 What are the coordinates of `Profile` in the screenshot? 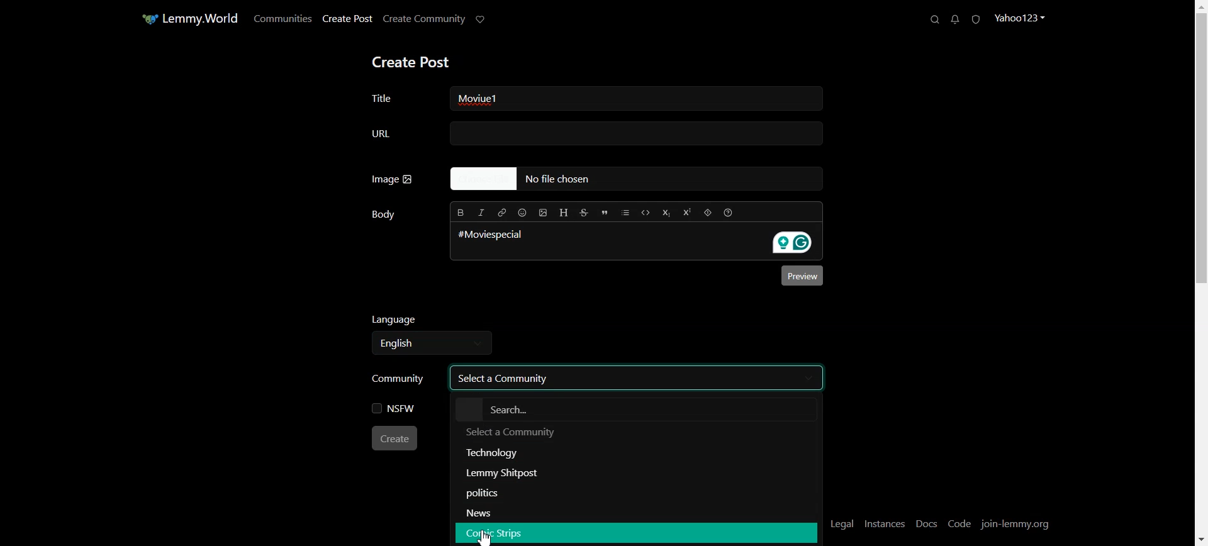 It's located at (1020, 18).